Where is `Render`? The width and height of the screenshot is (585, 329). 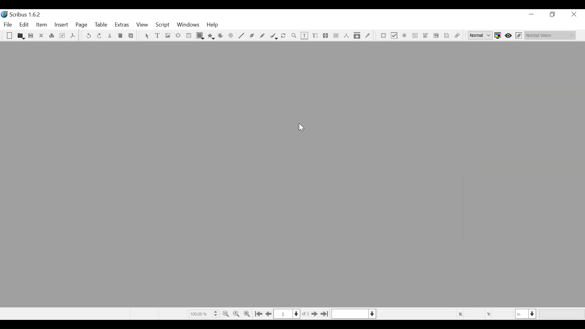 Render is located at coordinates (178, 36).